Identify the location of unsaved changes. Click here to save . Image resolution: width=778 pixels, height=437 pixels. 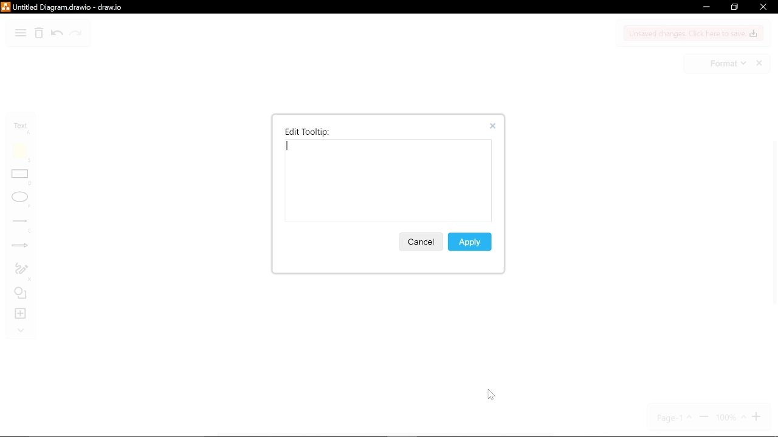
(694, 33).